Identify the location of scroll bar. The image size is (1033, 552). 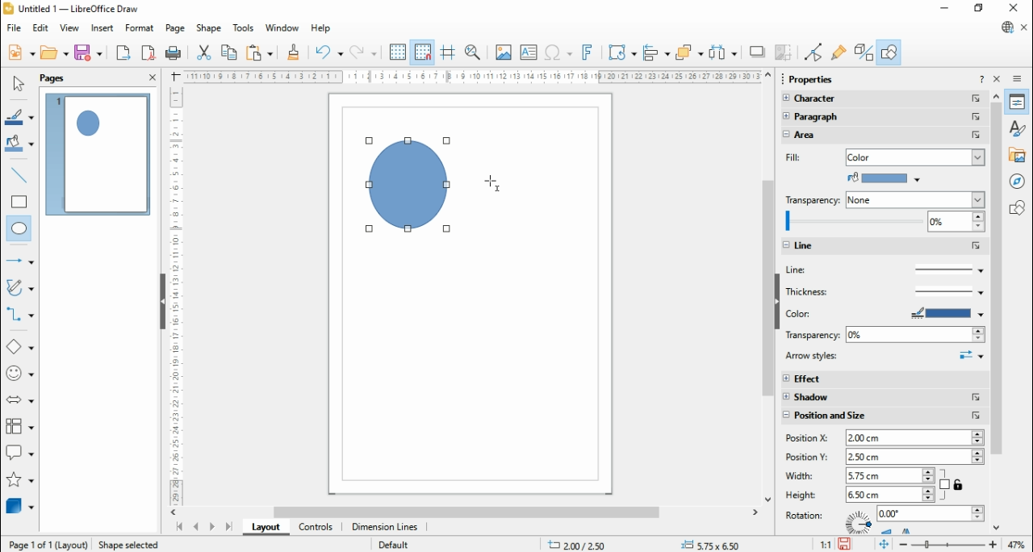
(470, 512).